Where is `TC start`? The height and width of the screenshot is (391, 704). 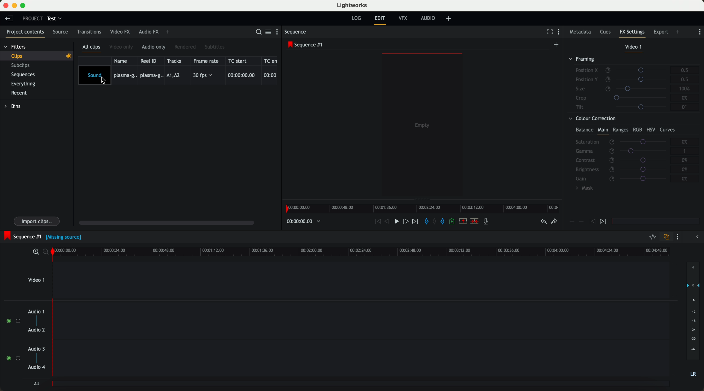 TC start is located at coordinates (240, 61).